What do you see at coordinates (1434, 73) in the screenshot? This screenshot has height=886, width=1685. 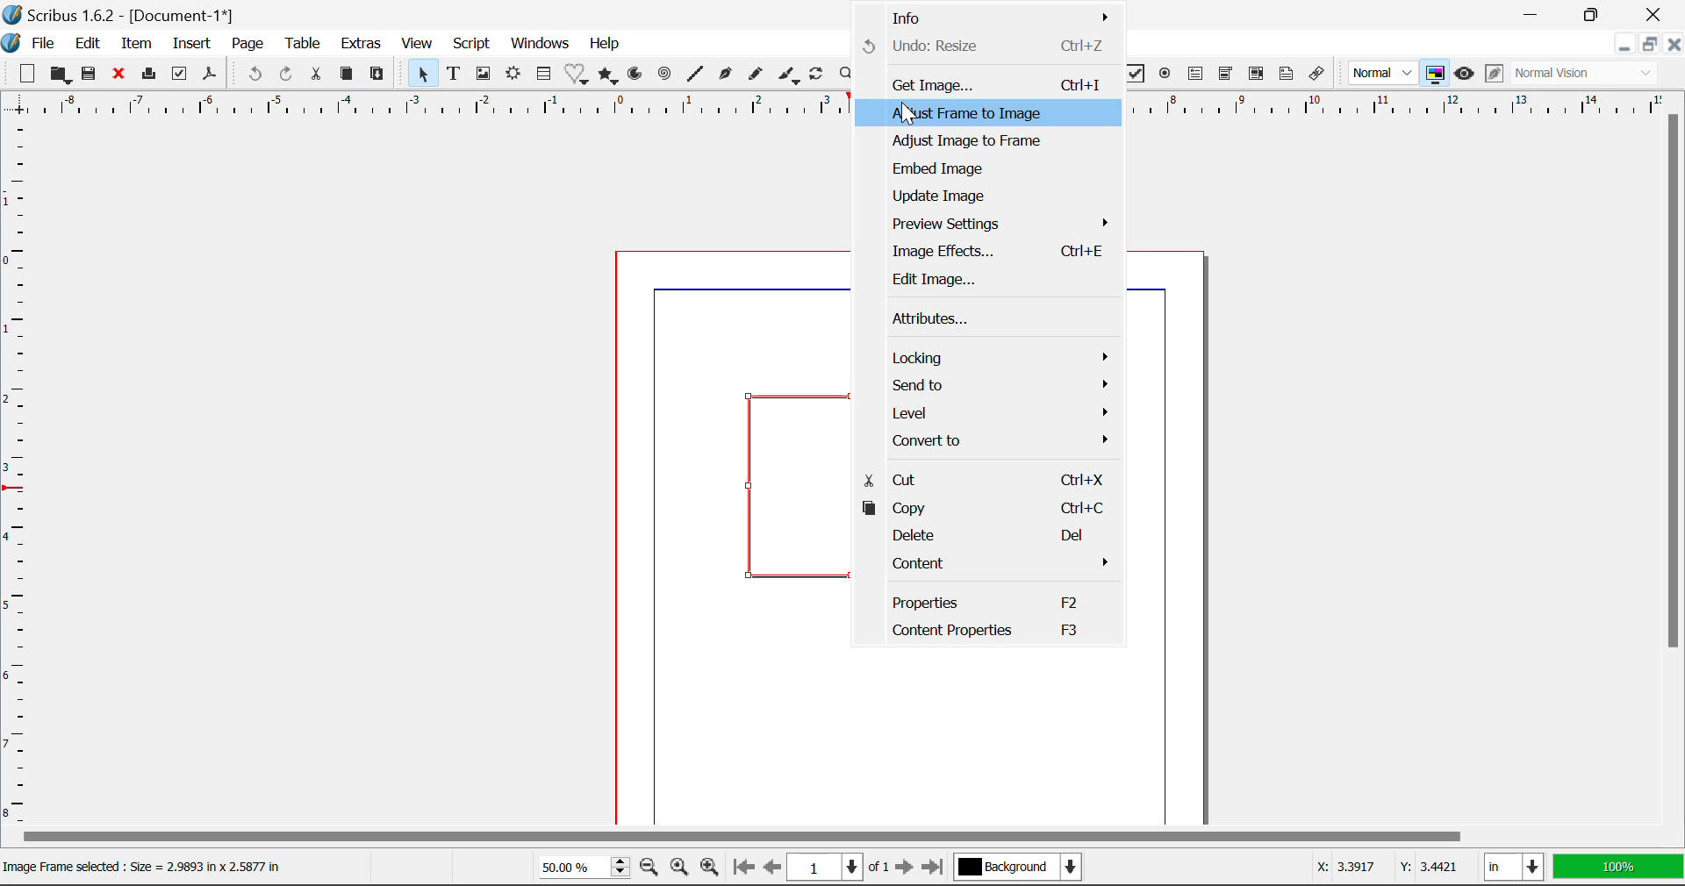 I see `Toggle Color Management` at bounding box center [1434, 73].